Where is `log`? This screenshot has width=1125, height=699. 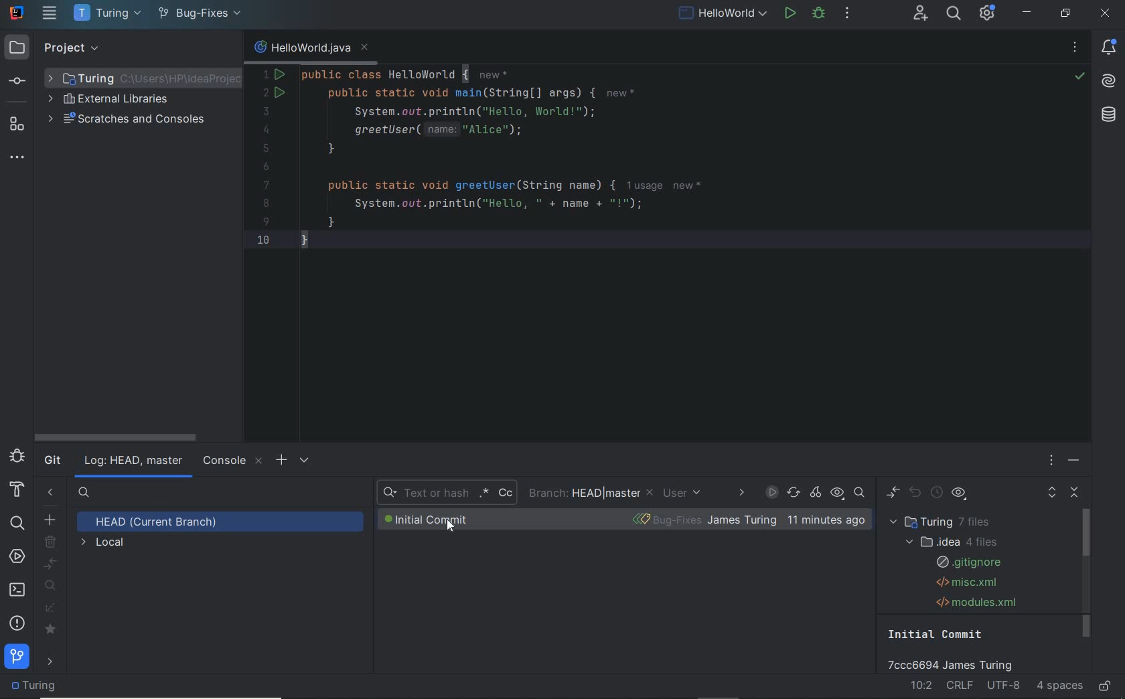 log is located at coordinates (133, 461).